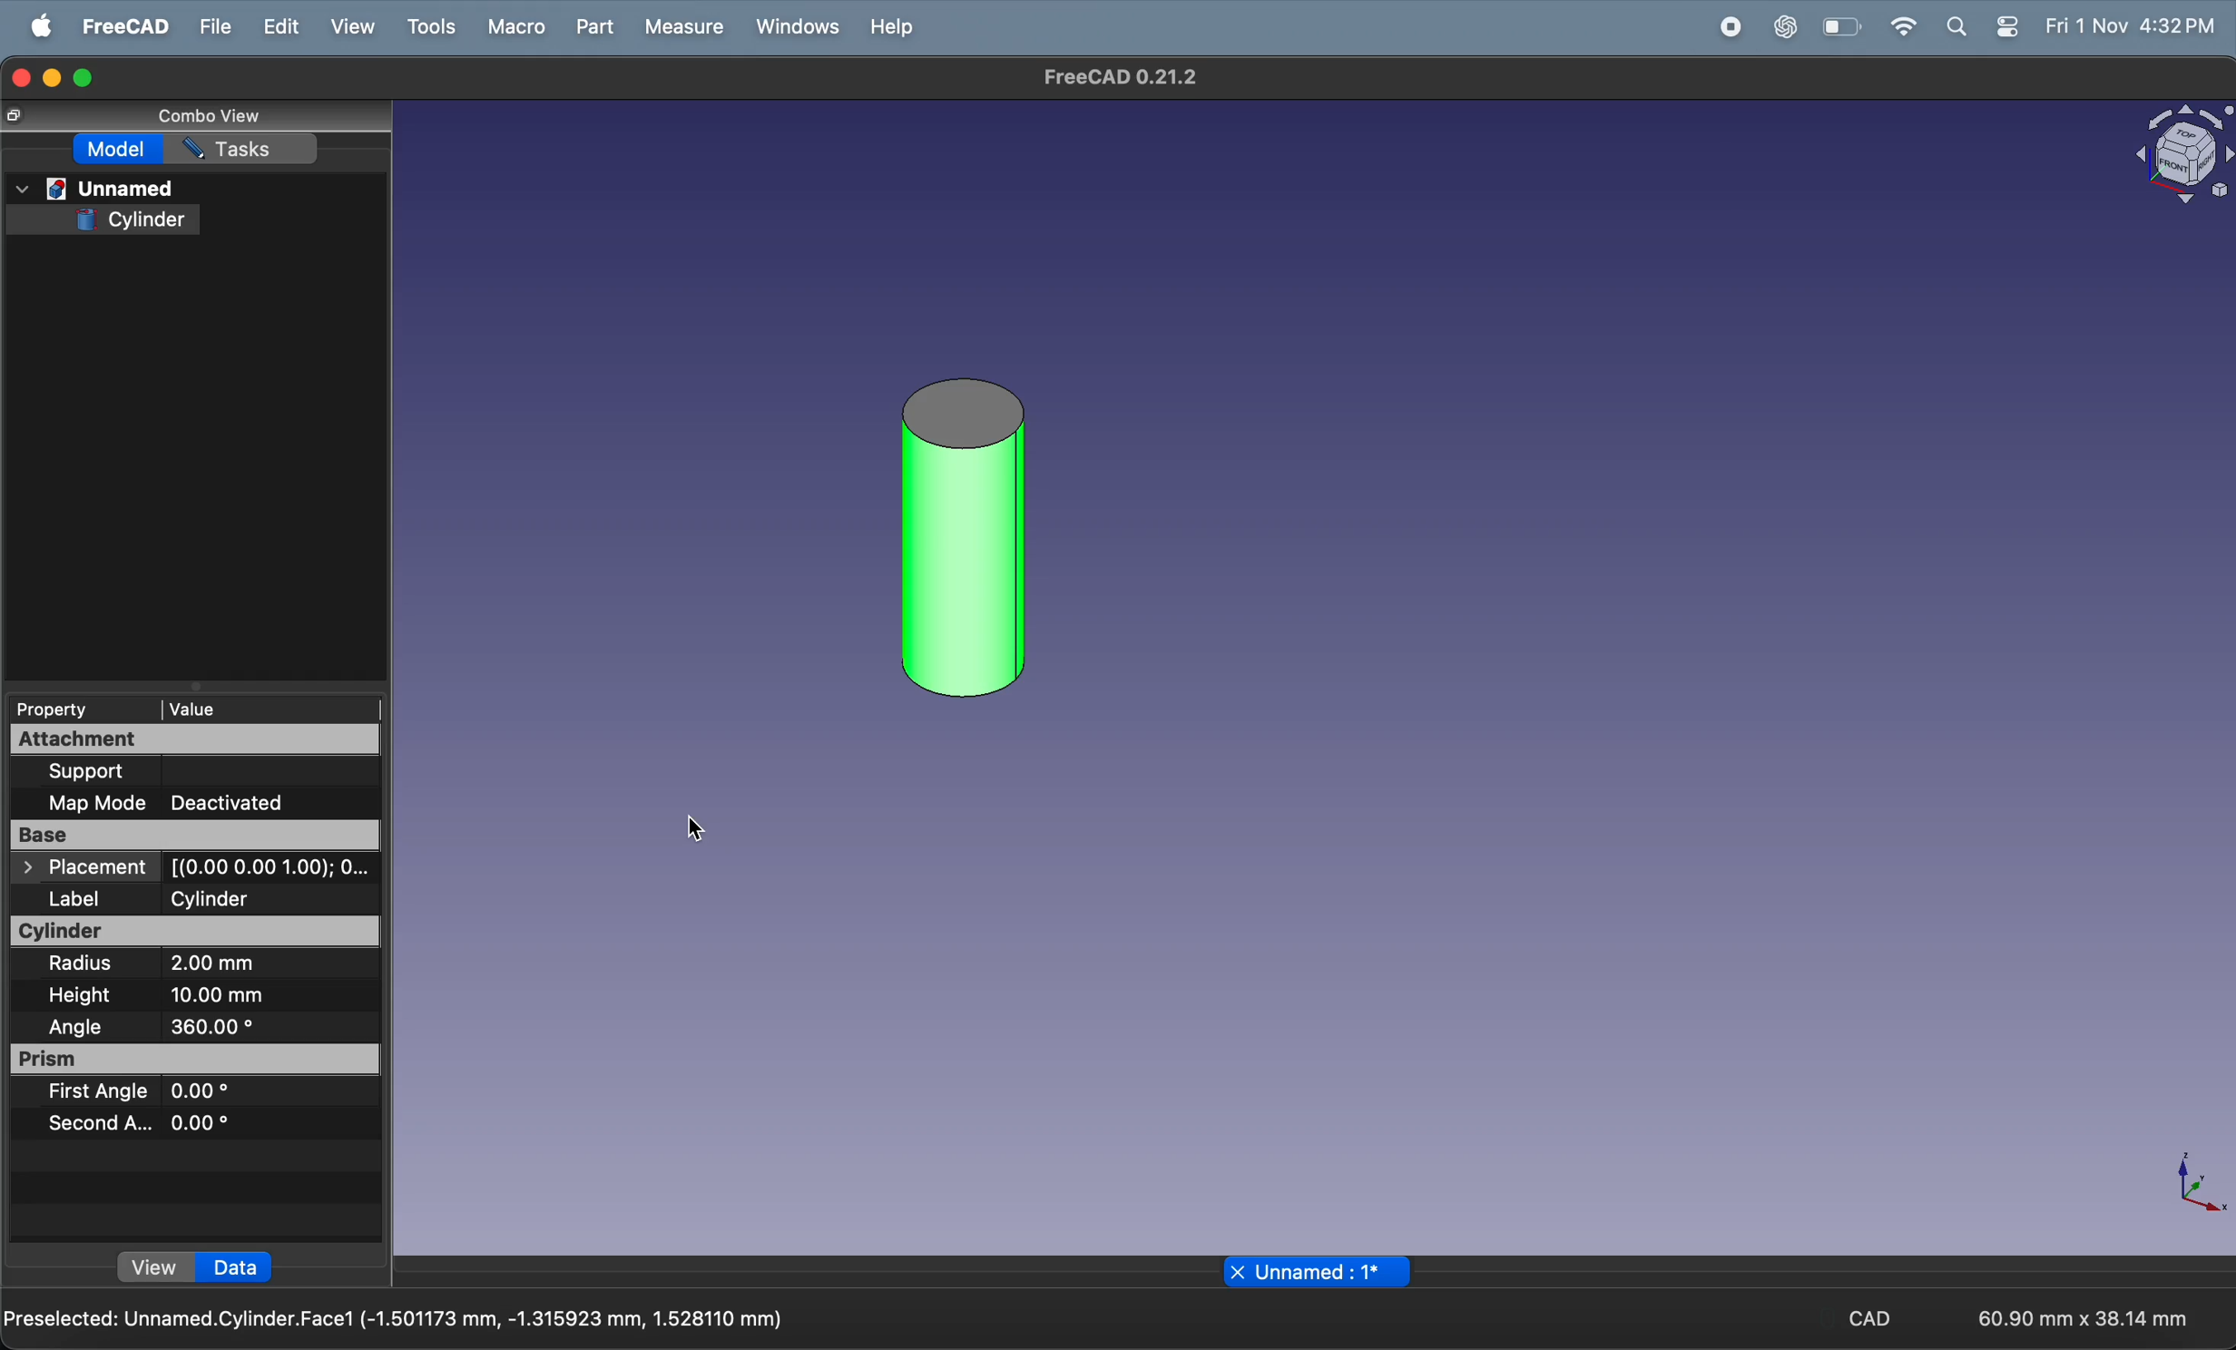 This screenshot has width=2236, height=1350. What do you see at coordinates (89, 77) in the screenshot?
I see `maximize` at bounding box center [89, 77].